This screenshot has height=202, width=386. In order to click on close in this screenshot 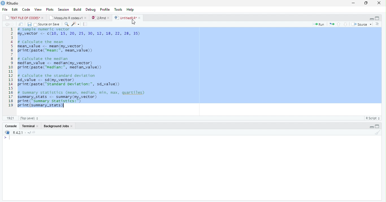, I will do `click(43, 18)`.